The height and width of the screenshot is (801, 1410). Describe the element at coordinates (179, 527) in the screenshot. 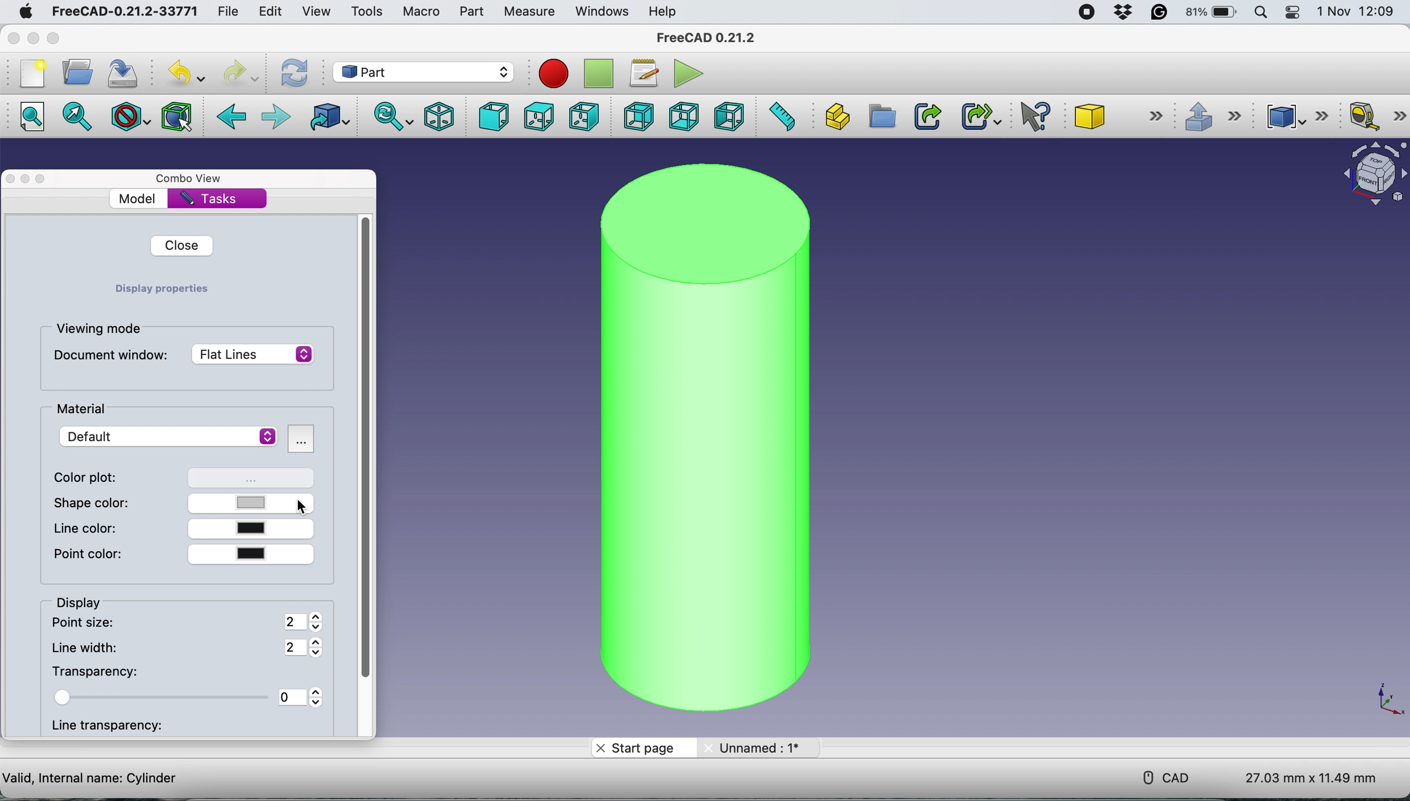

I see `line color` at that location.